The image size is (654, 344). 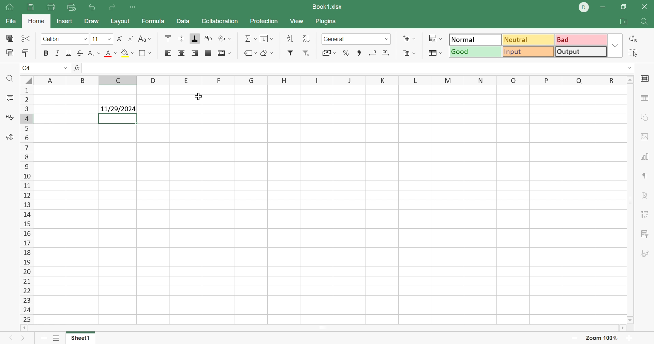 What do you see at coordinates (388, 53) in the screenshot?
I see `Increase decimal` at bounding box center [388, 53].